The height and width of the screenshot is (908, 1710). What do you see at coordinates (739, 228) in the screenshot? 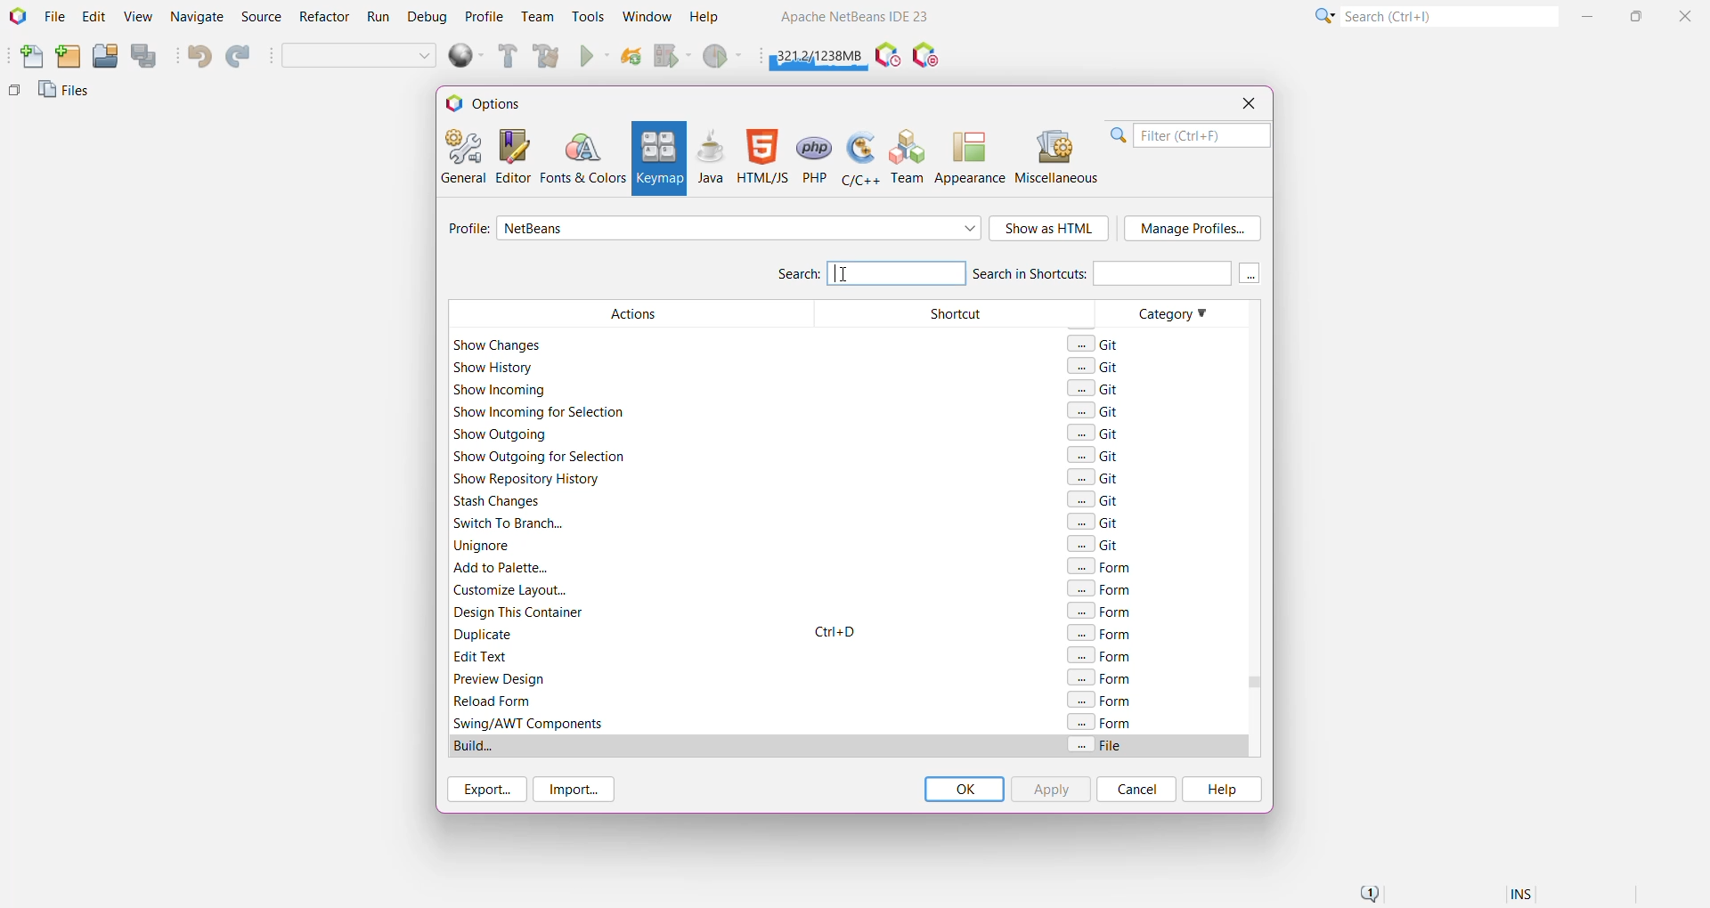
I see `Select required profile from the list` at bounding box center [739, 228].